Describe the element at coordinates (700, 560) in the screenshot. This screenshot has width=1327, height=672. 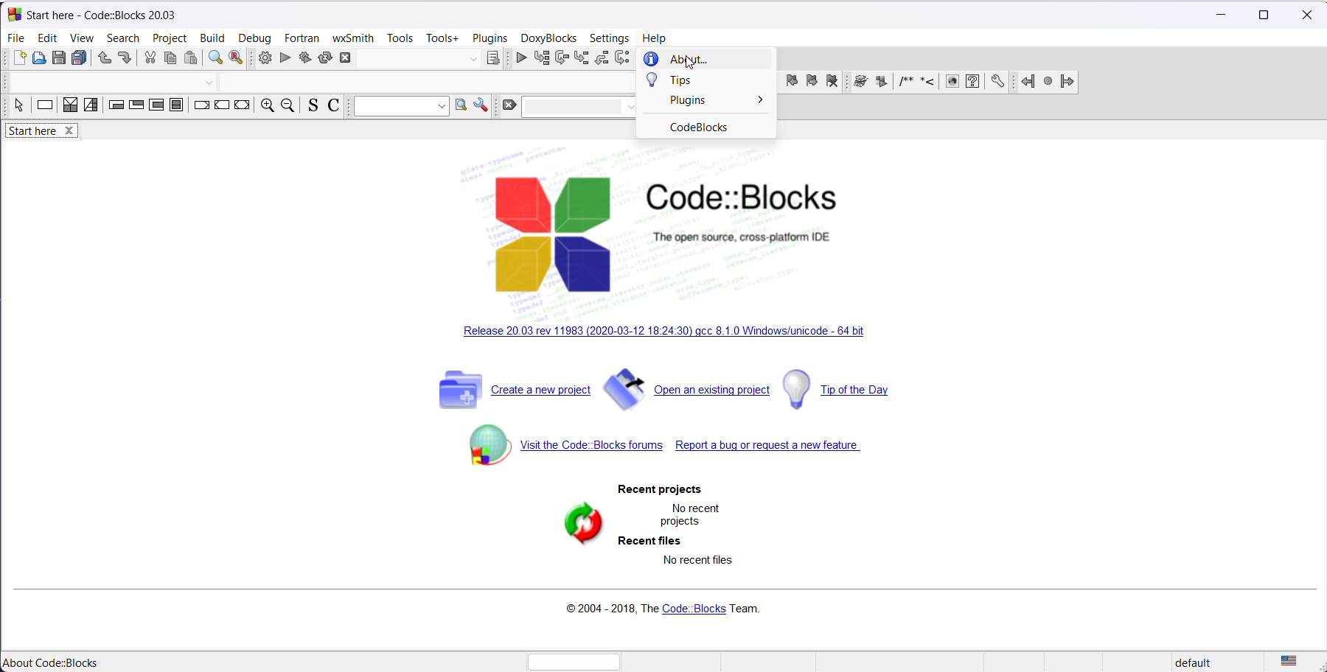
I see `no recent files` at that location.